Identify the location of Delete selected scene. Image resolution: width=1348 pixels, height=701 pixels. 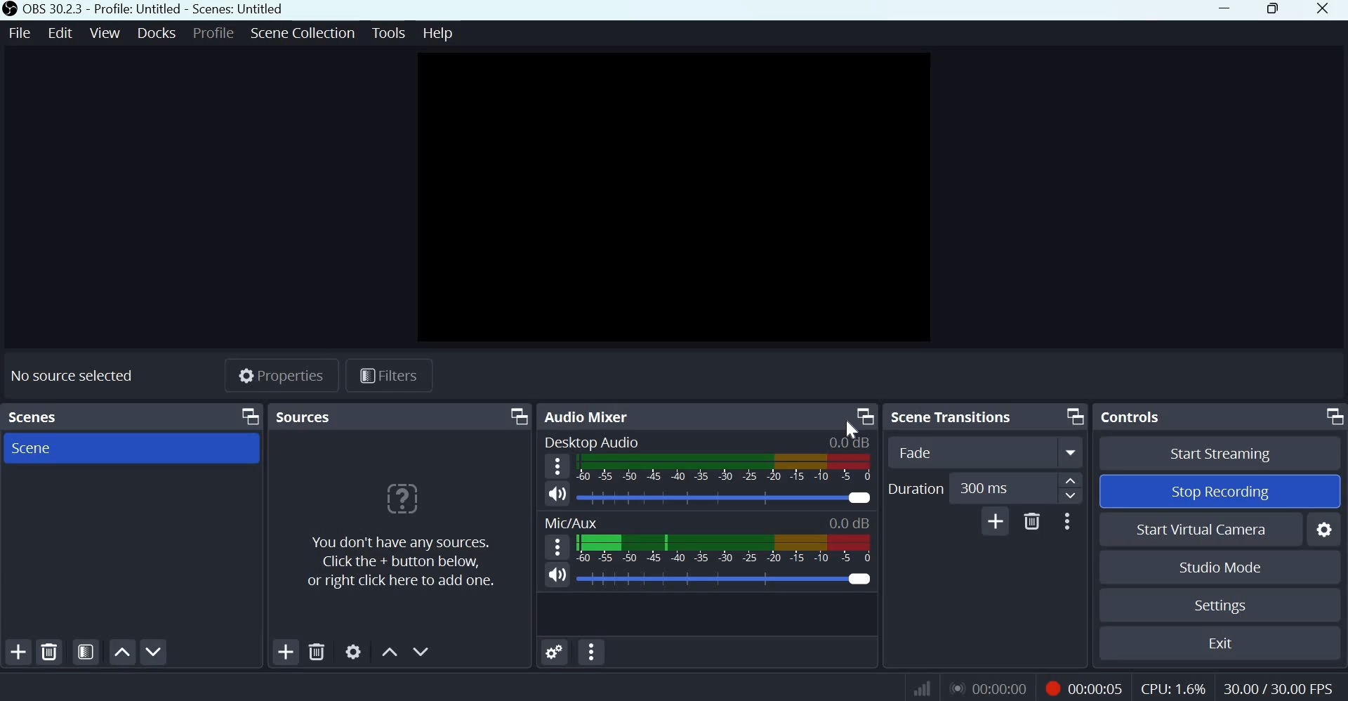
(50, 653).